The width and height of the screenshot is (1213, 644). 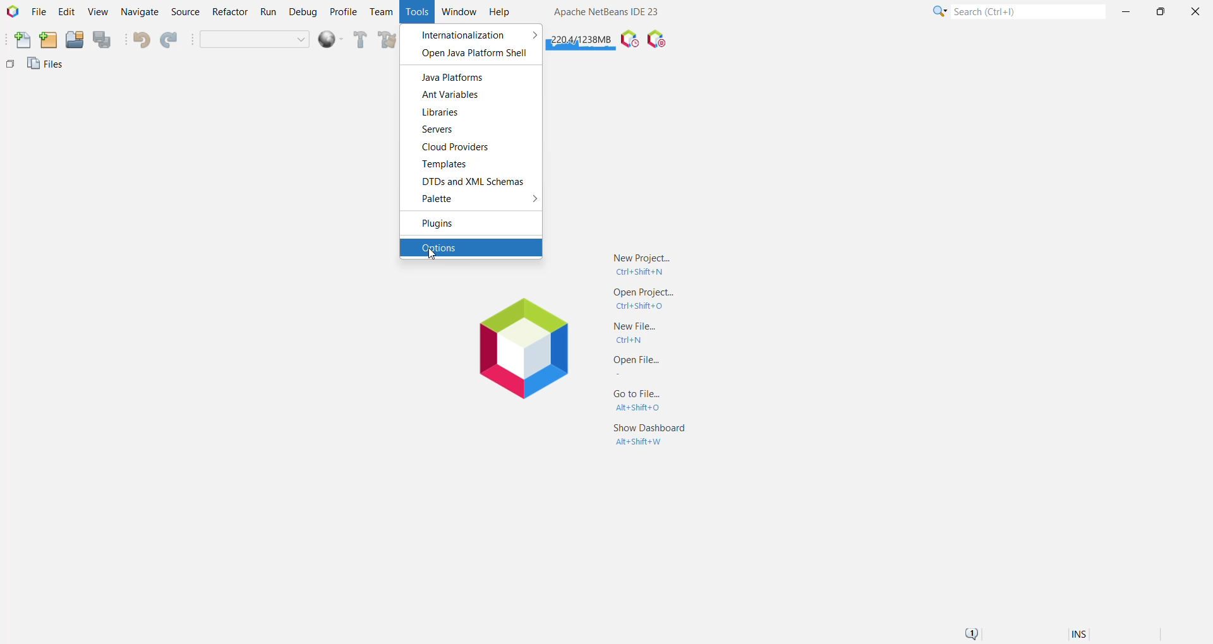 What do you see at coordinates (658, 40) in the screenshot?
I see `Pause I/O Checks` at bounding box center [658, 40].